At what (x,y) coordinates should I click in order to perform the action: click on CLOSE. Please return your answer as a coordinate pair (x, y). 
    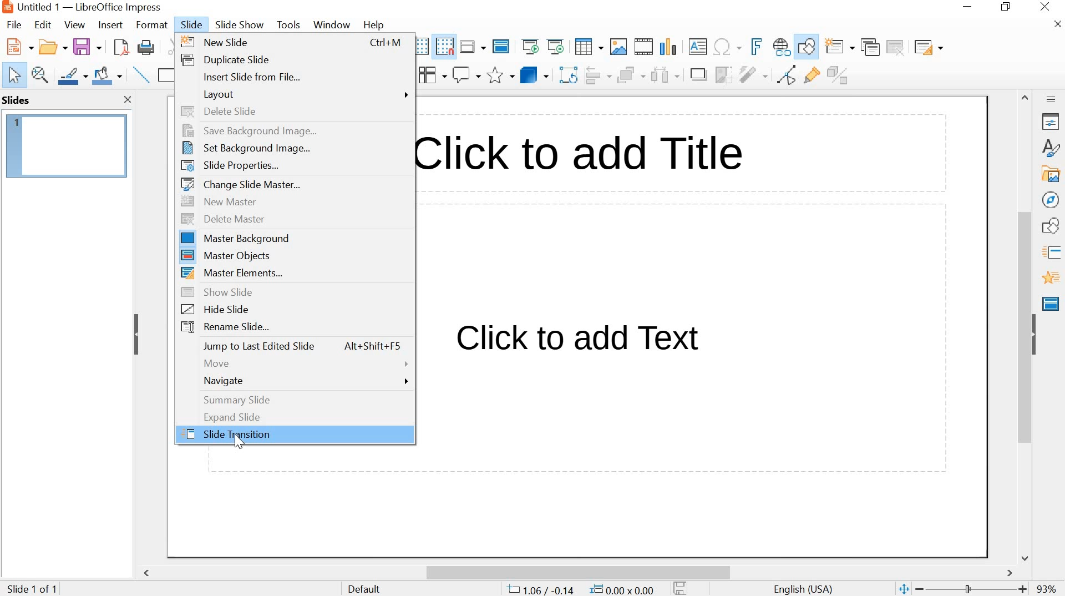
    Looking at the image, I should click on (1046, 7).